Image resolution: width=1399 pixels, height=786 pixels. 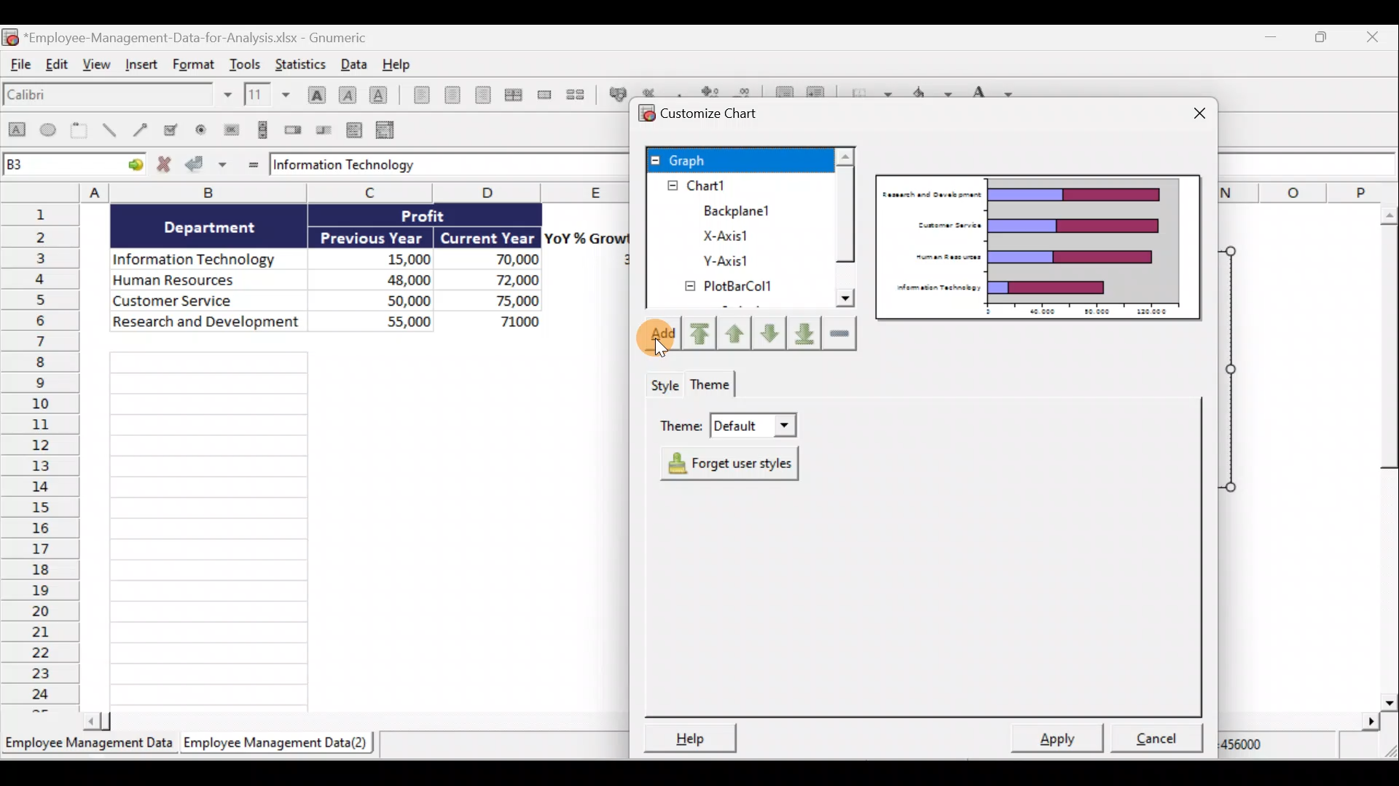 What do you see at coordinates (356, 127) in the screenshot?
I see `Create a list` at bounding box center [356, 127].